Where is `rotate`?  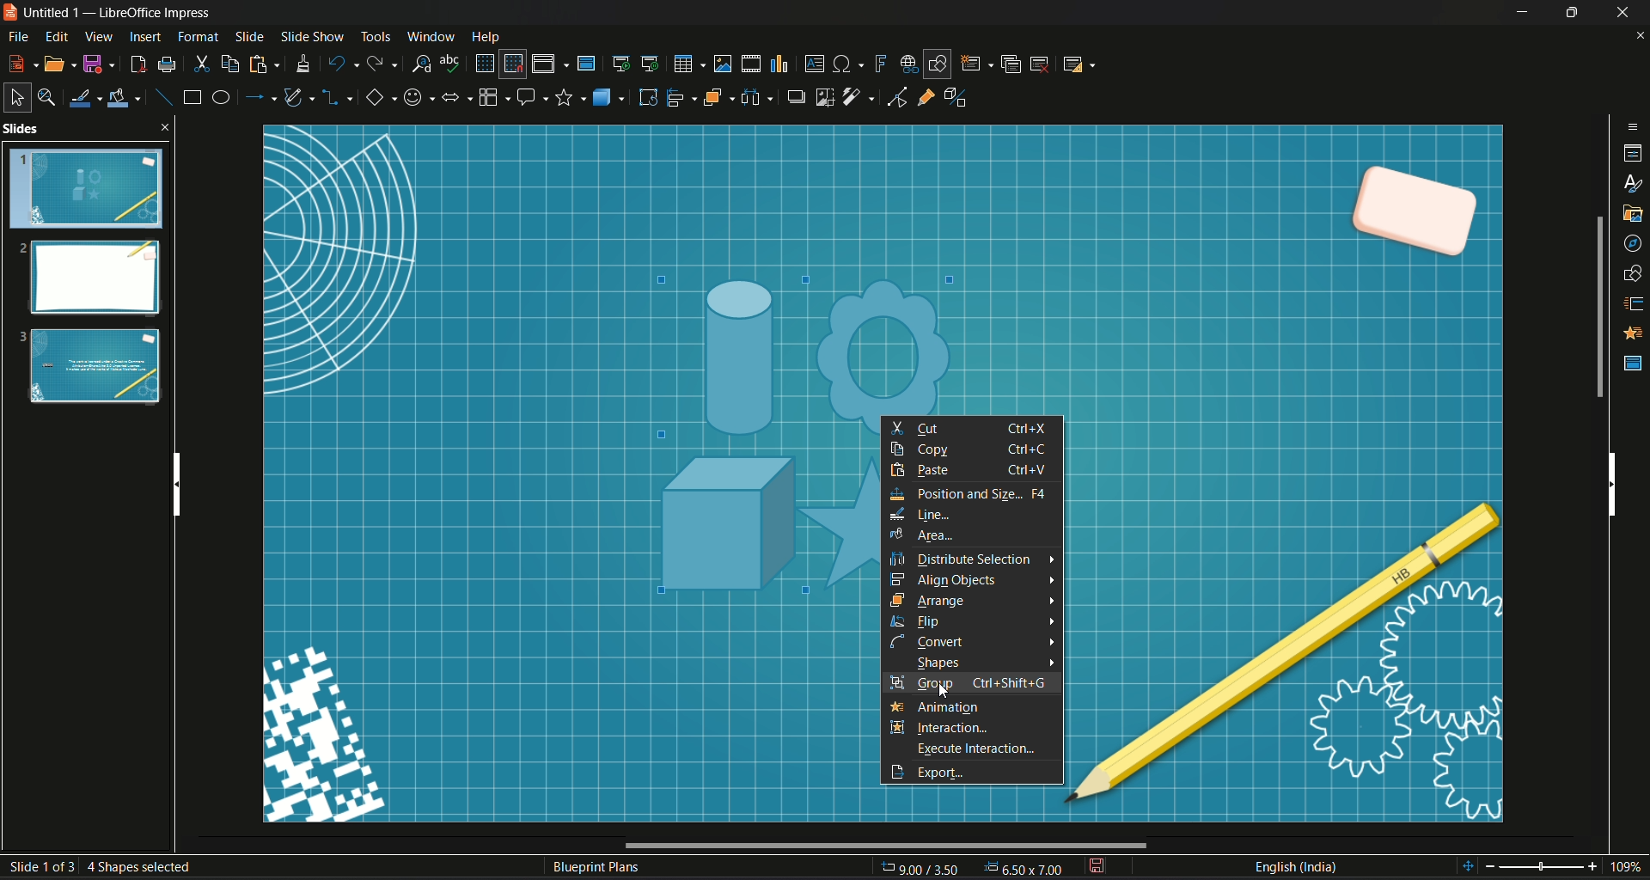 rotate is located at coordinates (648, 97).